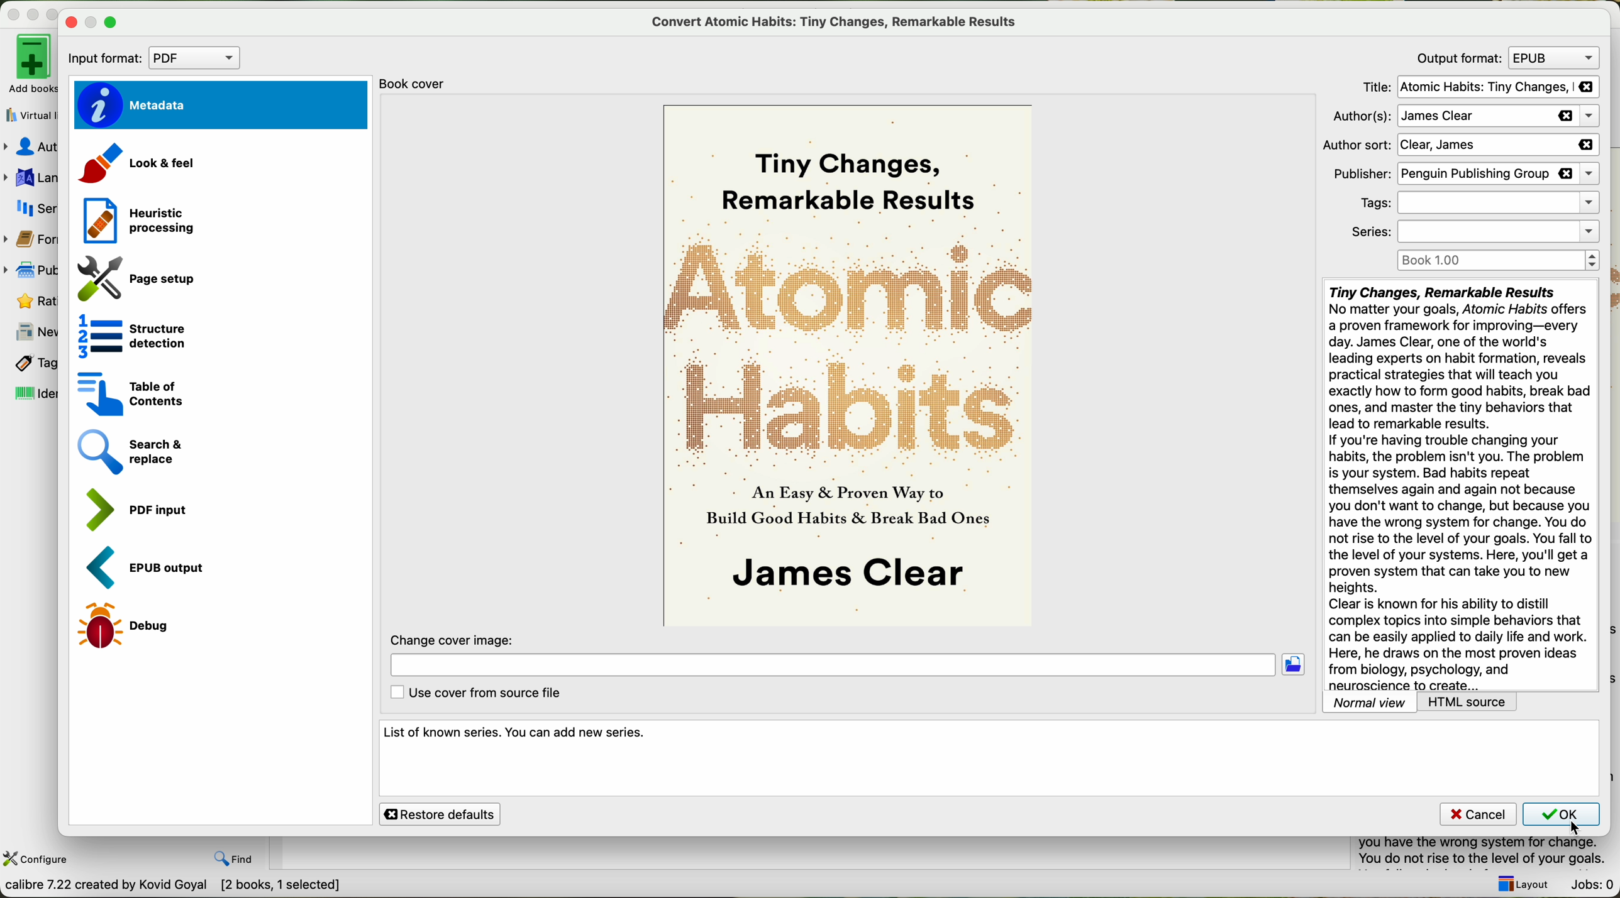 This screenshot has width=1620, height=898. What do you see at coordinates (989, 758) in the screenshot?
I see `set the metadata` at bounding box center [989, 758].